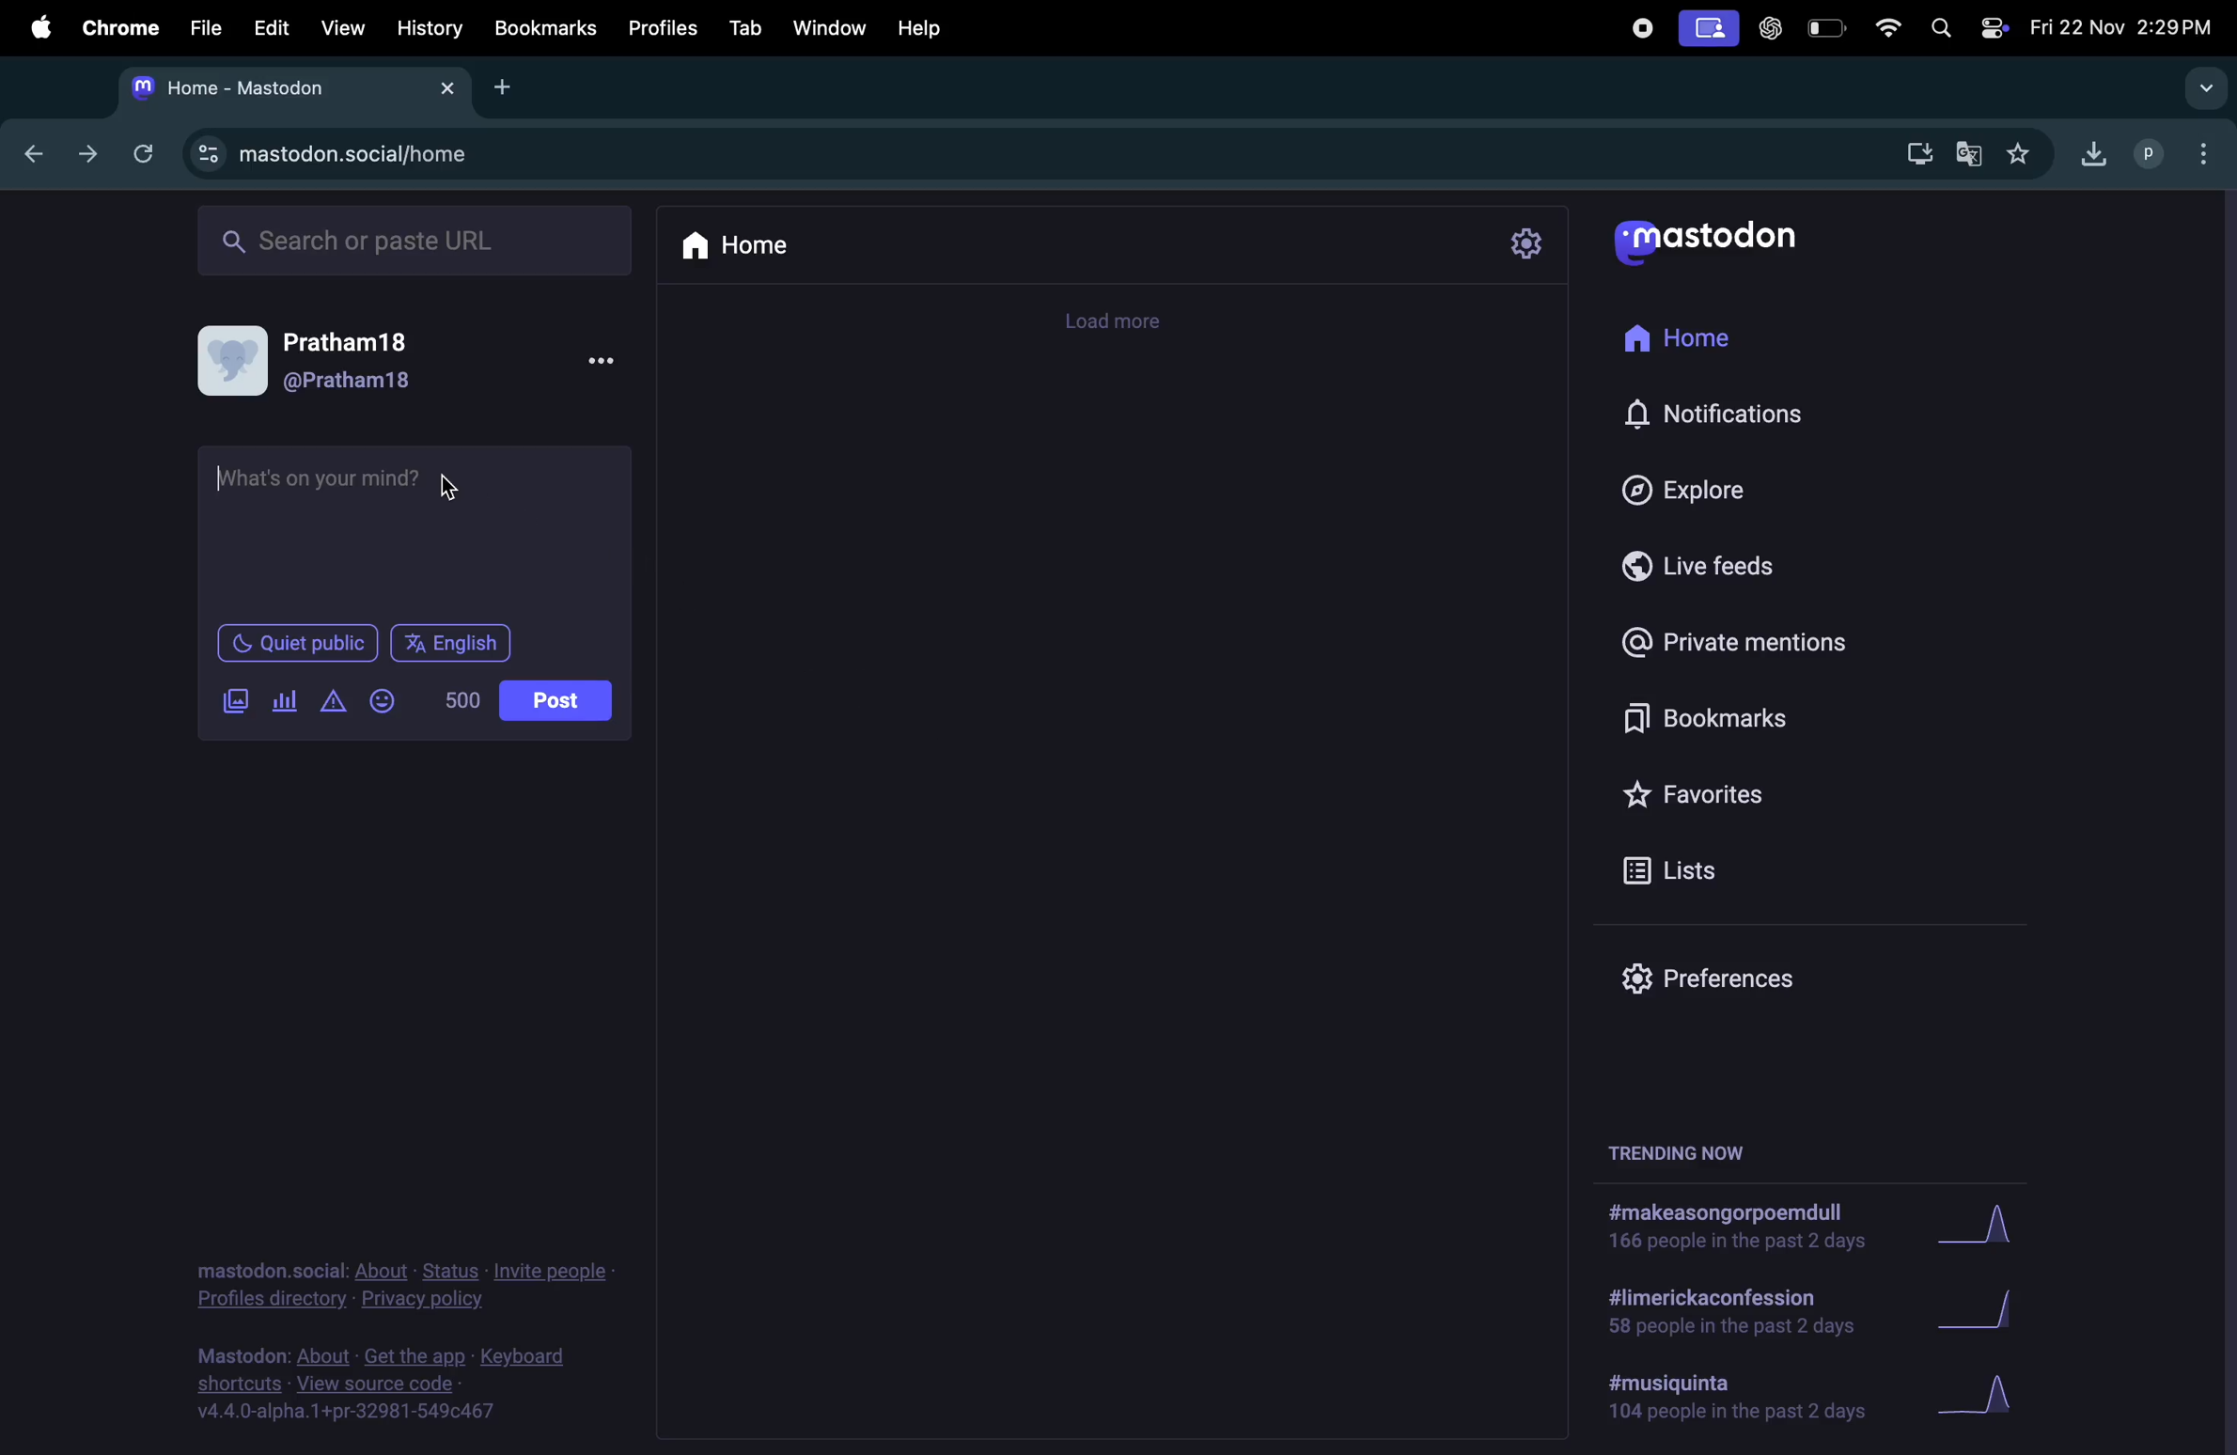 Image resolution: width=2237 pixels, height=1455 pixels. What do you see at coordinates (1884, 27) in the screenshot?
I see `wifi` at bounding box center [1884, 27].